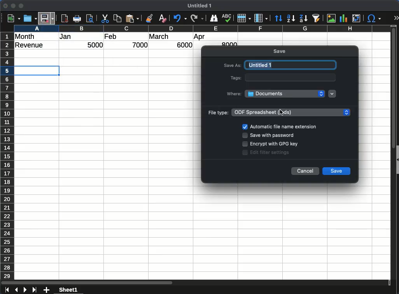 The width and height of the screenshot is (399, 294). Describe the element at coordinates (141, 45) in the screenshot. I see `7000` at that location.